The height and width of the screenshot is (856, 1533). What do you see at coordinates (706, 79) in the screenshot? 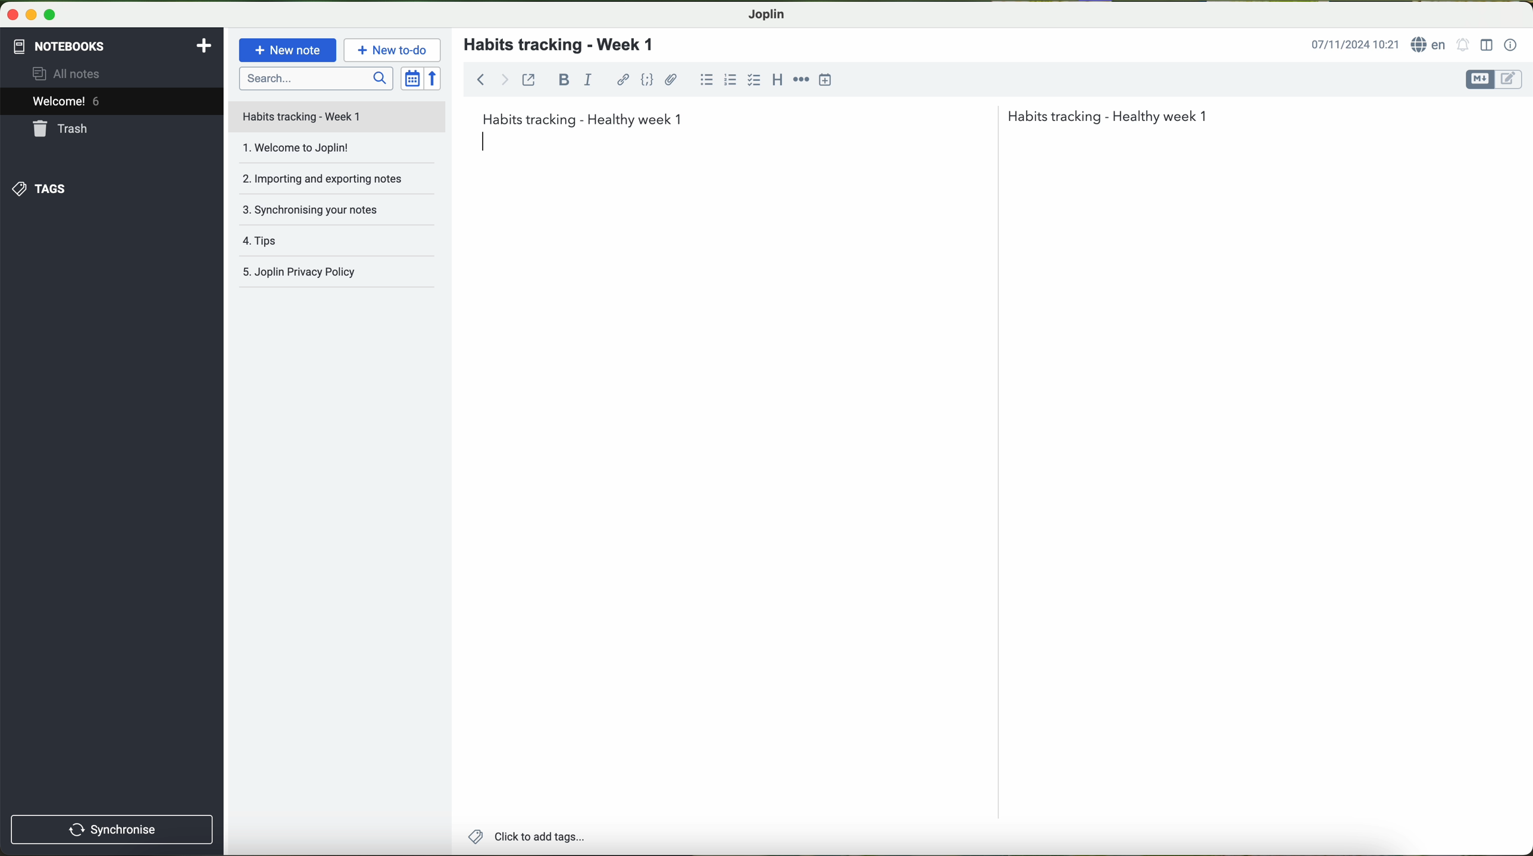
I see `bulleted list` at bounding box center [706, 79].